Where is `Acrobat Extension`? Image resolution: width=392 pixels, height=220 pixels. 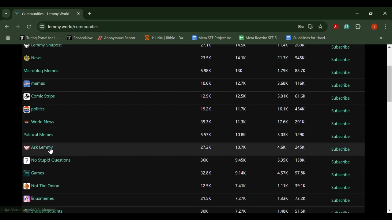
Acrobat Extension is located at coordinates (336, 27).